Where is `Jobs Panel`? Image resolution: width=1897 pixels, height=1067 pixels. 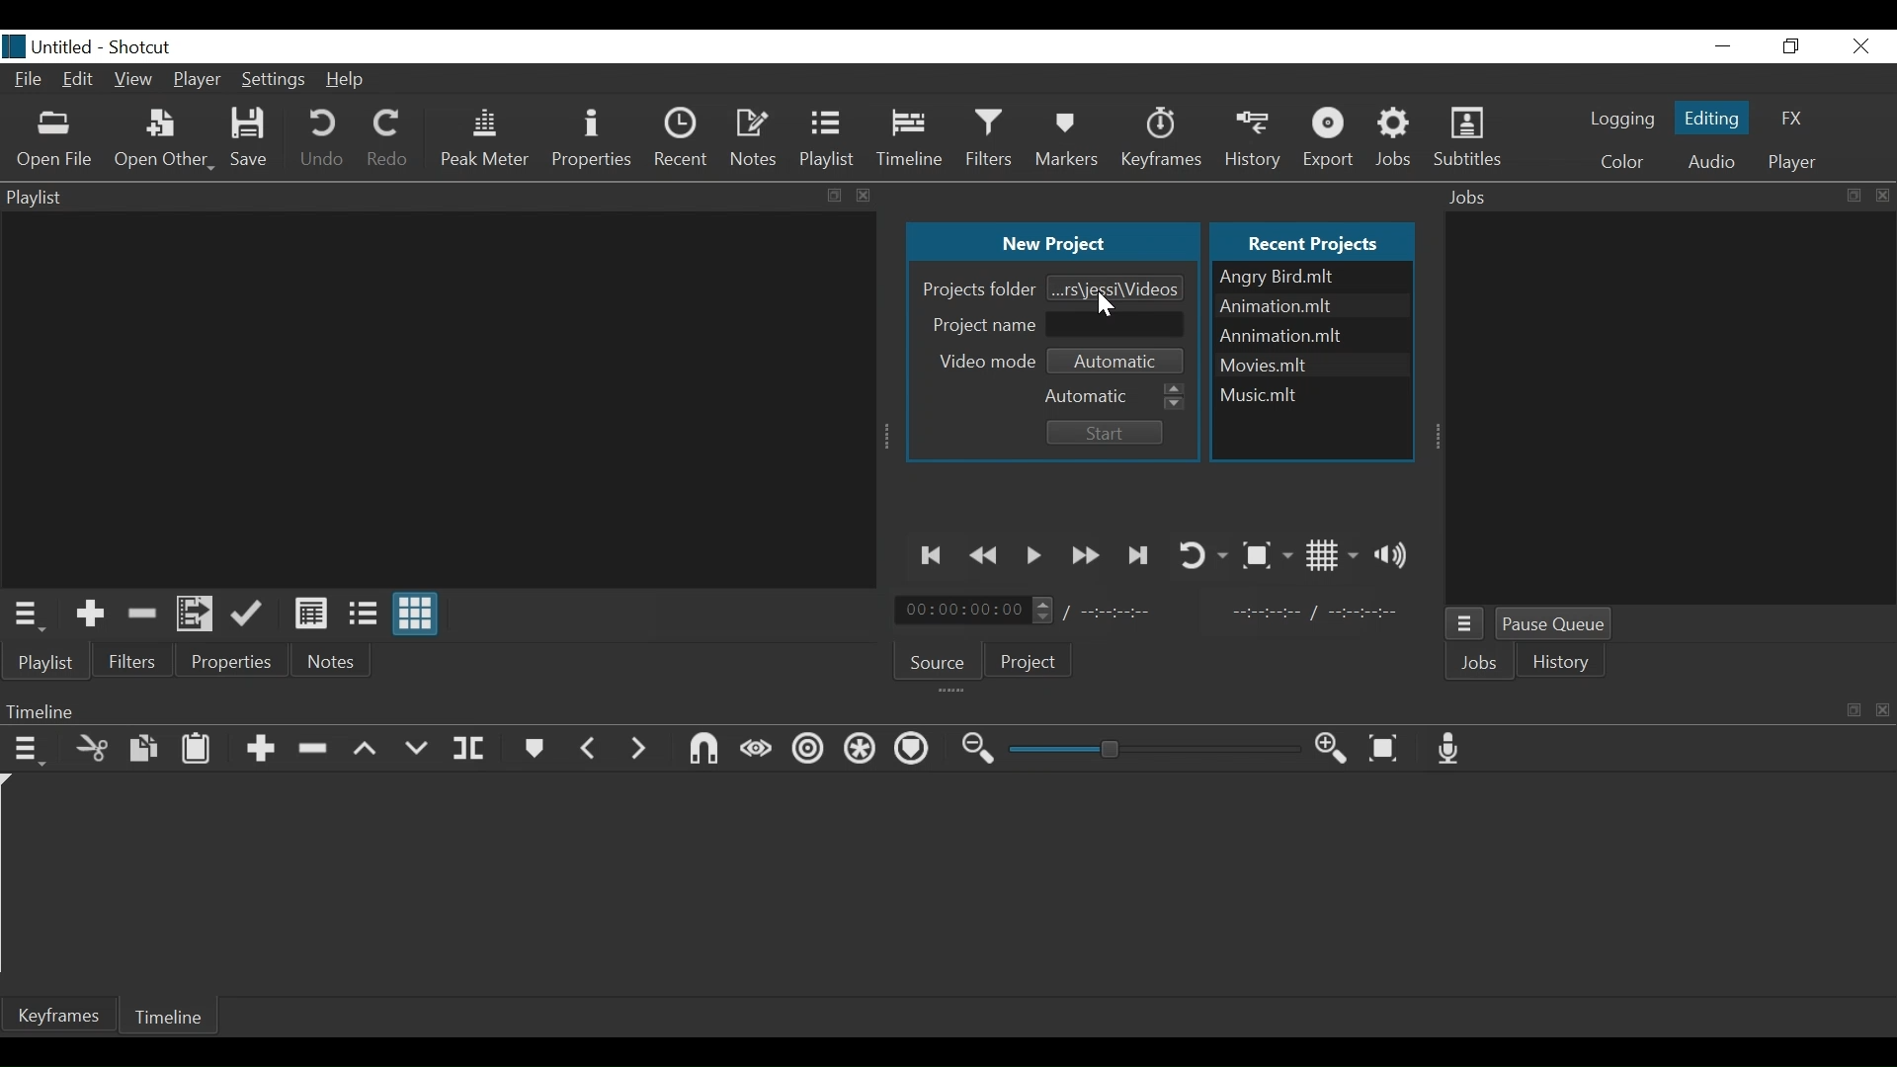
Jobs Panel is located at coordinates (1668, 197).